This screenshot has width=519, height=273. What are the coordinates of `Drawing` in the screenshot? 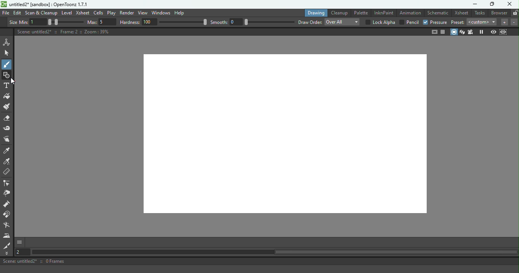 It's located at (315, 13).